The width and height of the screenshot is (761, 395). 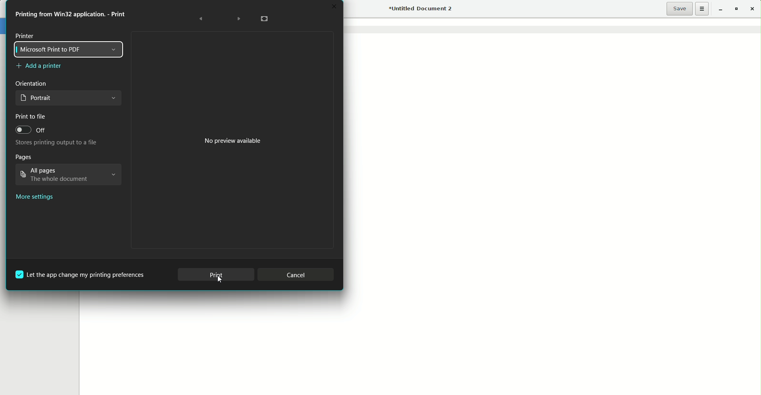 What do you see at coordinates (71, 46) in the screenshot?
I see `Printer - Microsoft Print to PDF` at bounding box center [71, 46].